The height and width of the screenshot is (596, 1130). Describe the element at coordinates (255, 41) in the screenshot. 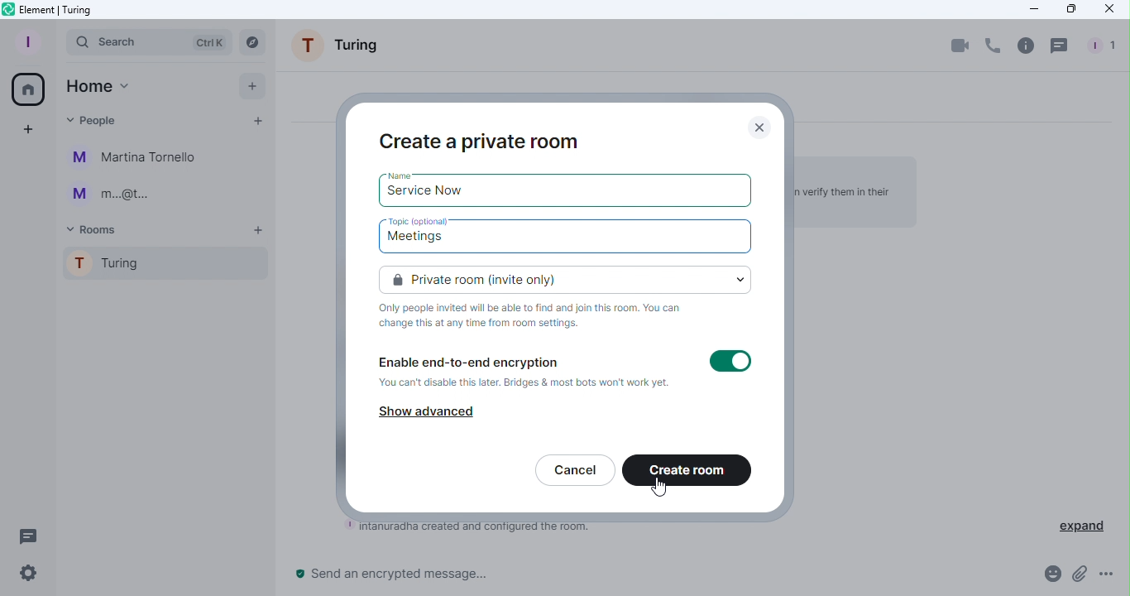

I see `Search rooms` at that location.